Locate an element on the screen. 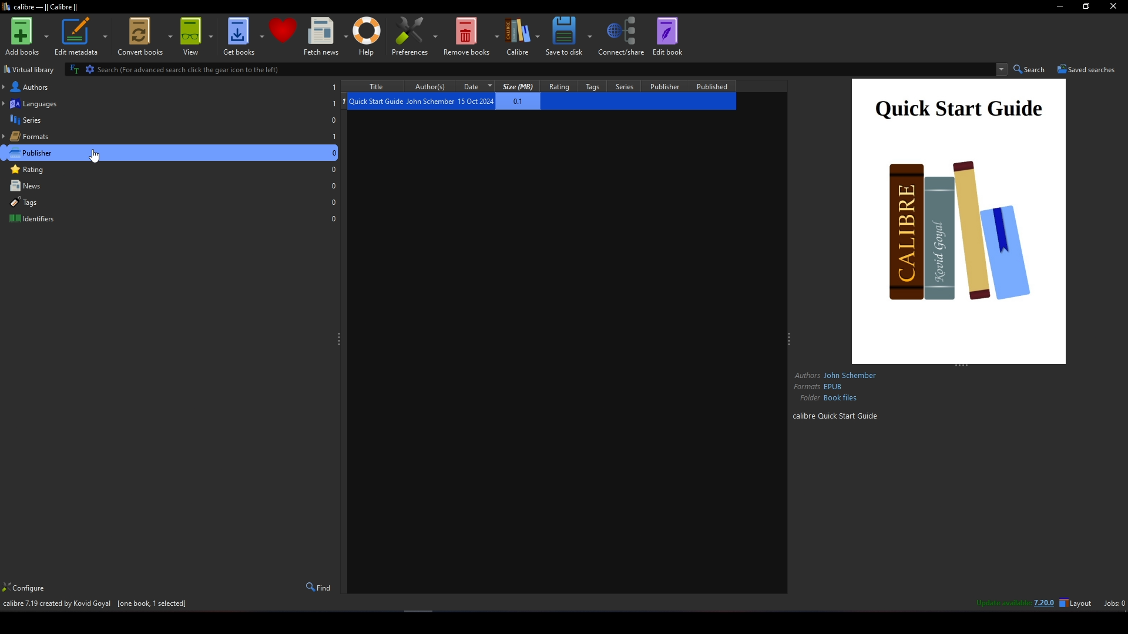 The image size is (1128, 634). Book format is located at coordinates (820, 387).